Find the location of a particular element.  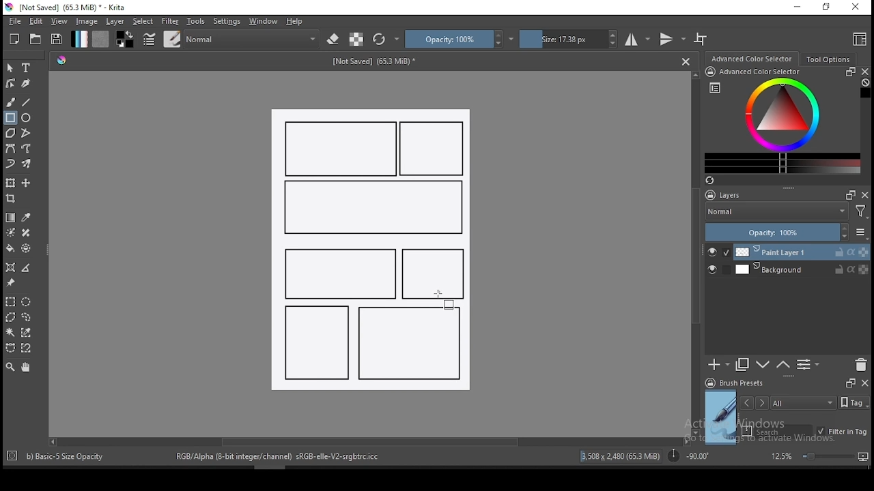

rotation is located at coordinates (688, 455).